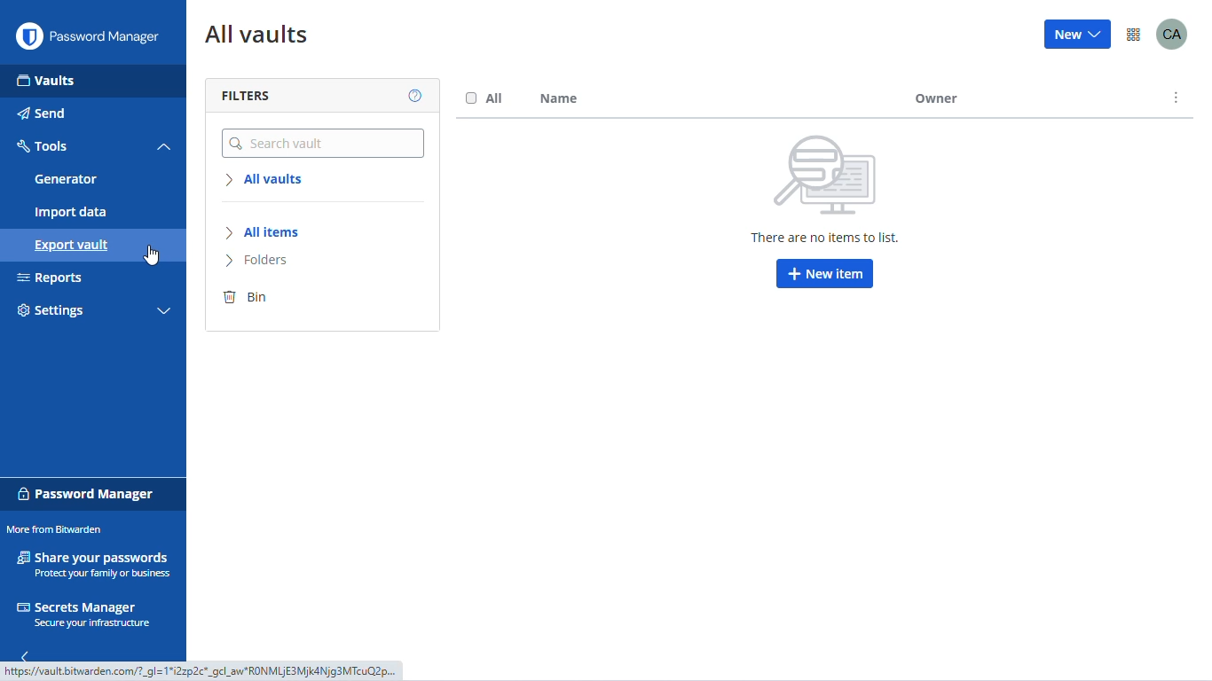 The height and width of the screenshot is (681, 1212). What do you see at coordinates (66, 179) in the screenshot?
I see `generator` at bounding box center [66, 179].